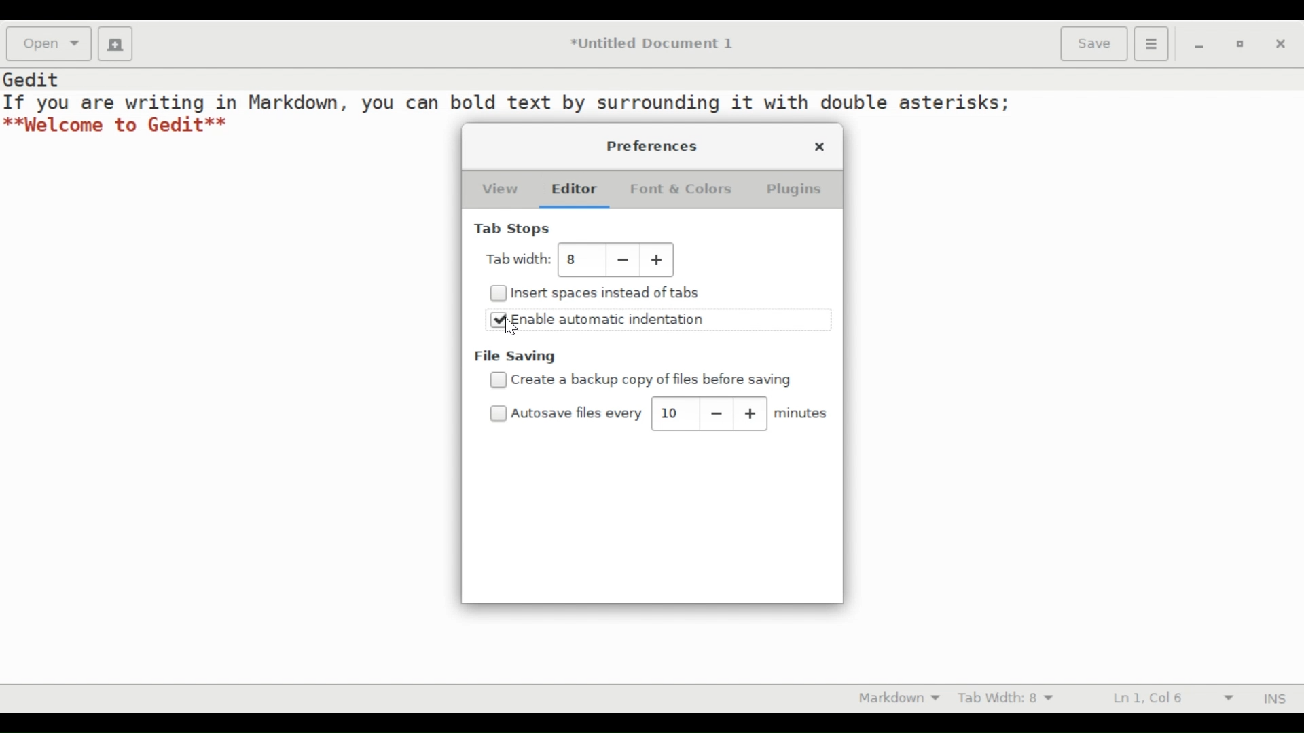 This screenshot has height=733, width=1304. I want to click on Save, so click(1094, 44).